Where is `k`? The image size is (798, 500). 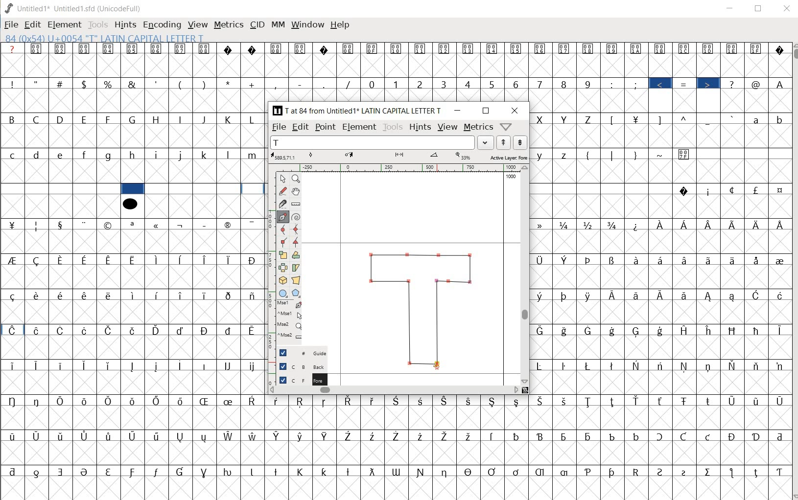 k is located at coordinates (205, 154).